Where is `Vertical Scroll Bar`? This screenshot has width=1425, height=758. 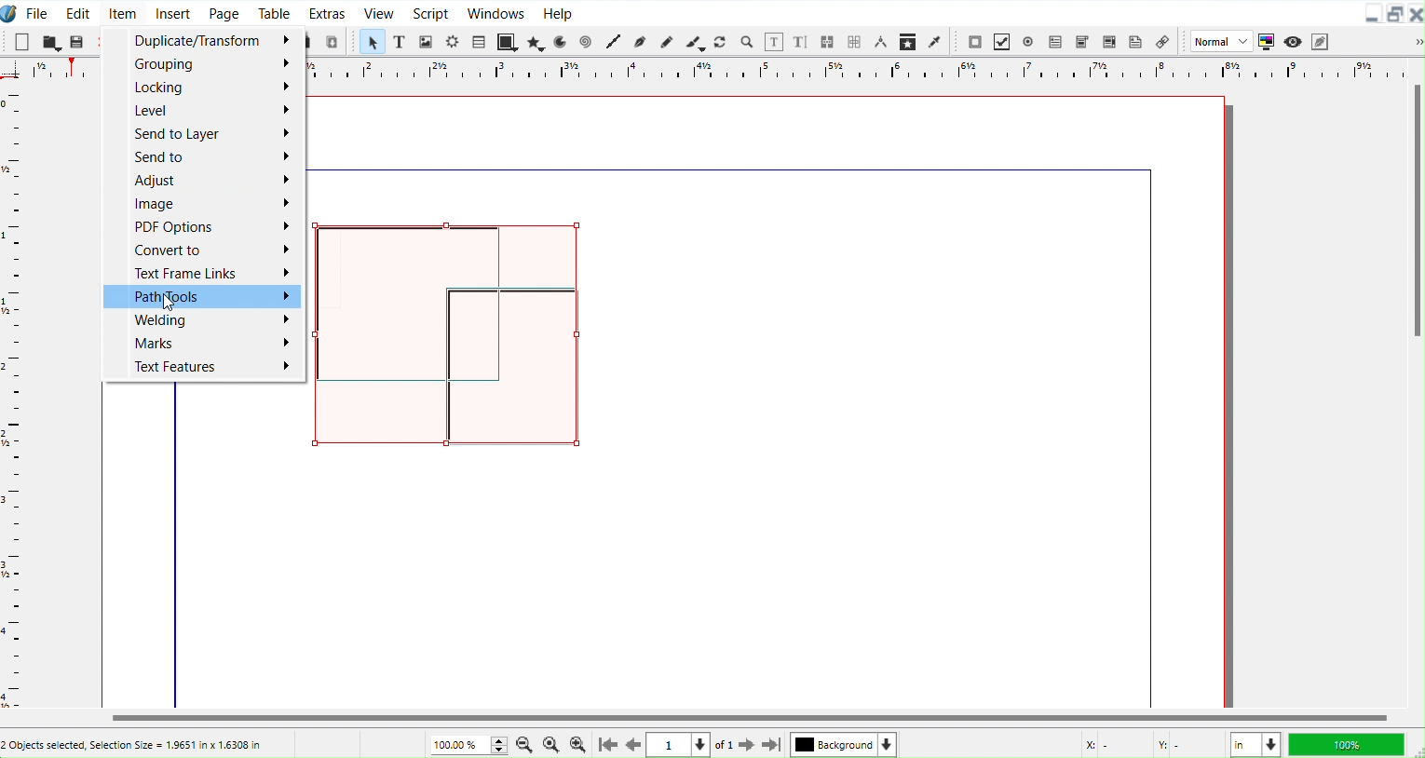
Vertical Scroll Bar is located at coordinates (1415, 381).